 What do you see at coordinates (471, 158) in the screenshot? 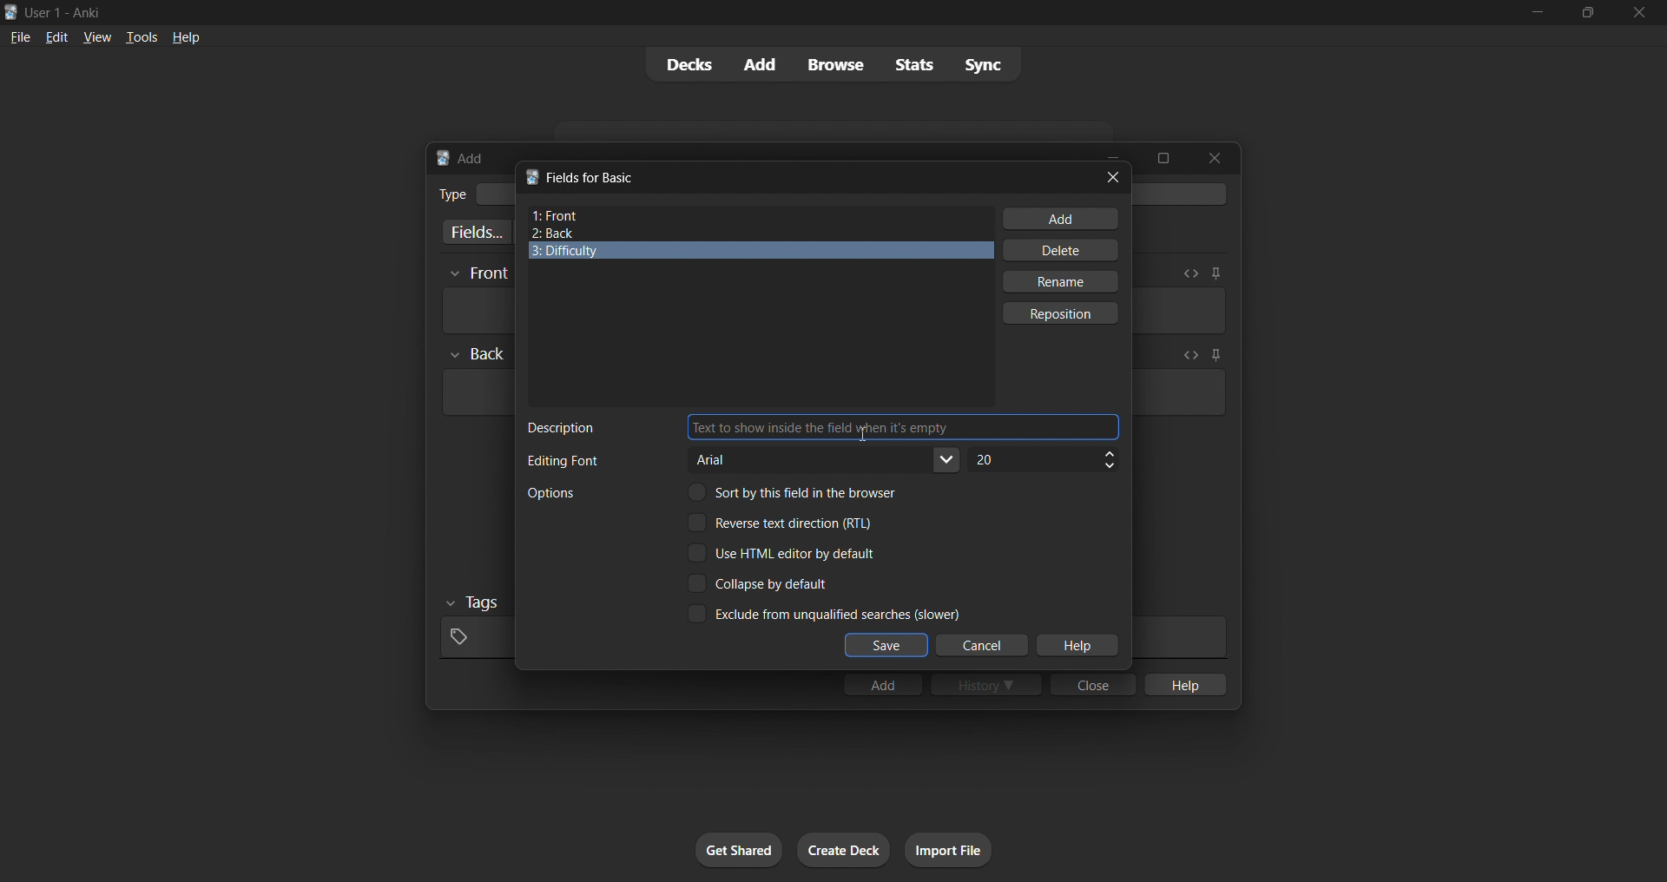
I see `add title bar` at bounding box center [471, 158].